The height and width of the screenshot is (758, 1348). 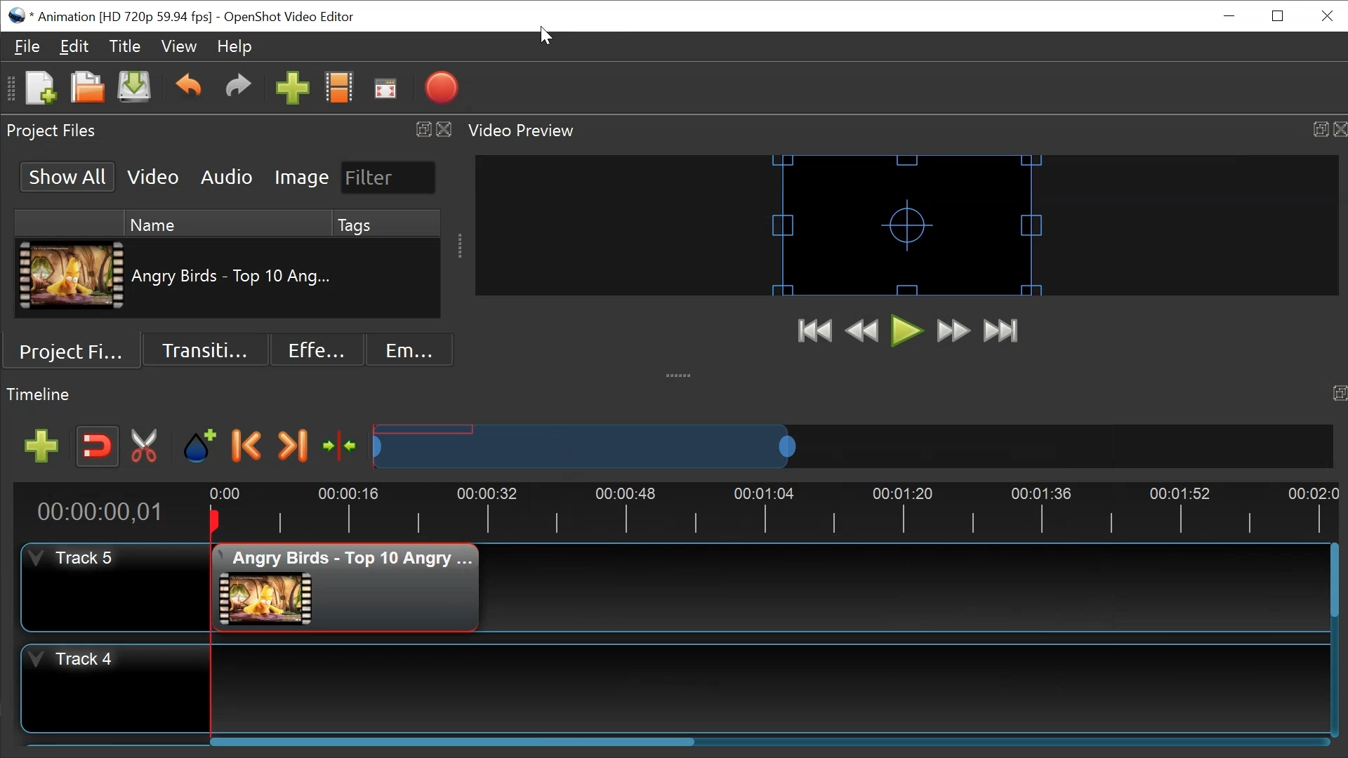 I want to click on Clip Name, so click(x=231, y=276).